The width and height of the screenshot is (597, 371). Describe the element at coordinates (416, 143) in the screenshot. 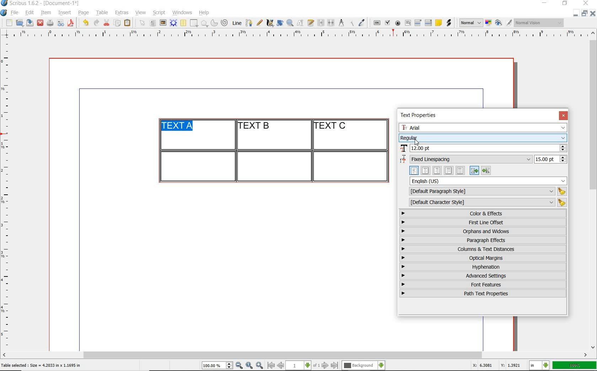

I see `cursor` at that location.